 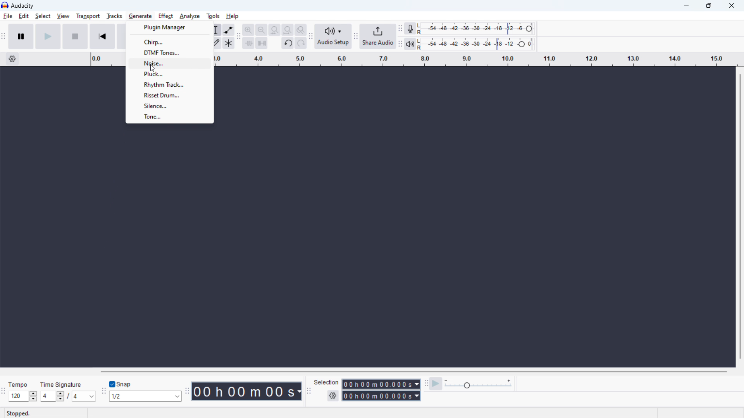 I want to click on playback meter , so click(x=410, y=44).